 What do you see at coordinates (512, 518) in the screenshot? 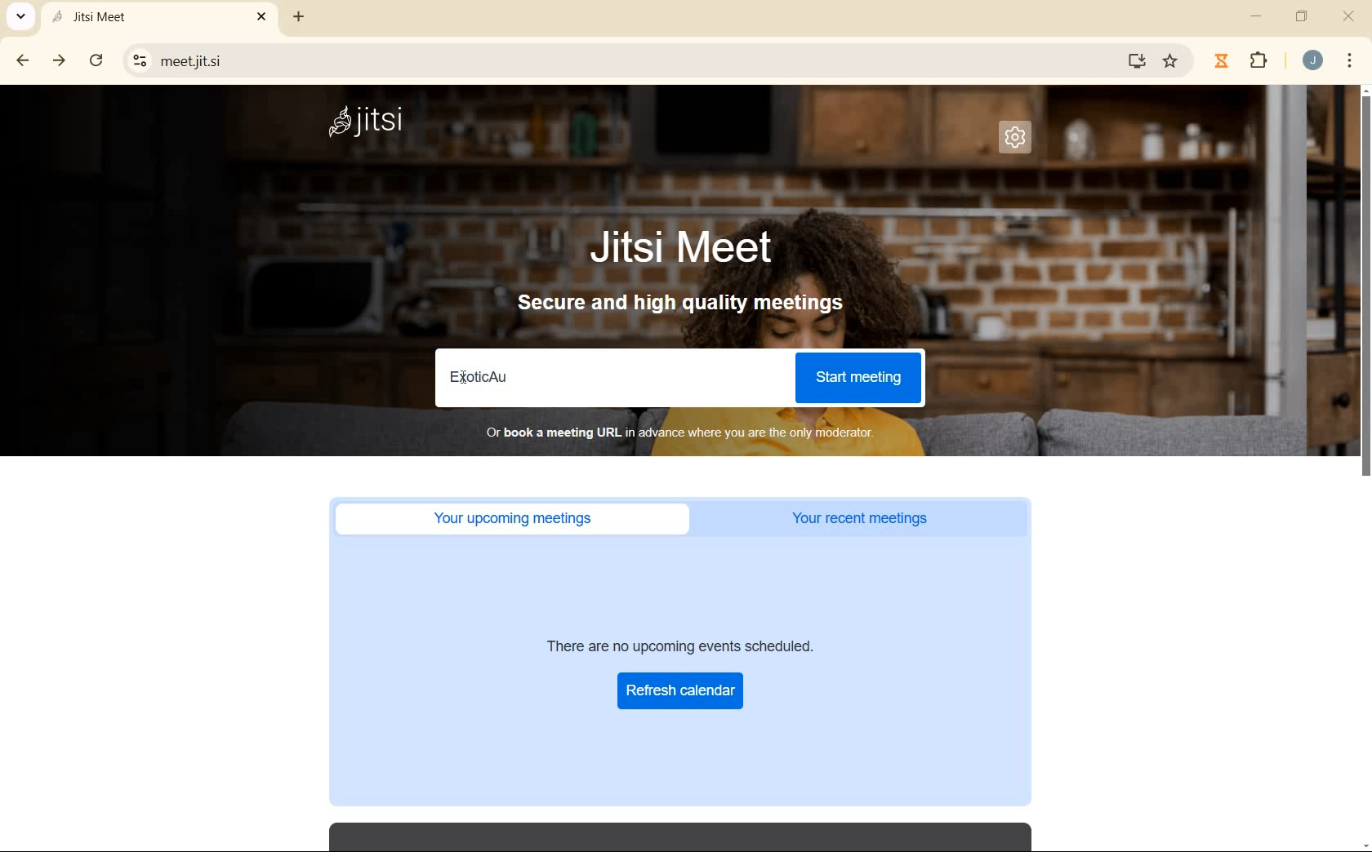
I see `Your upcoming meetings` at bounding box center [512, 518].